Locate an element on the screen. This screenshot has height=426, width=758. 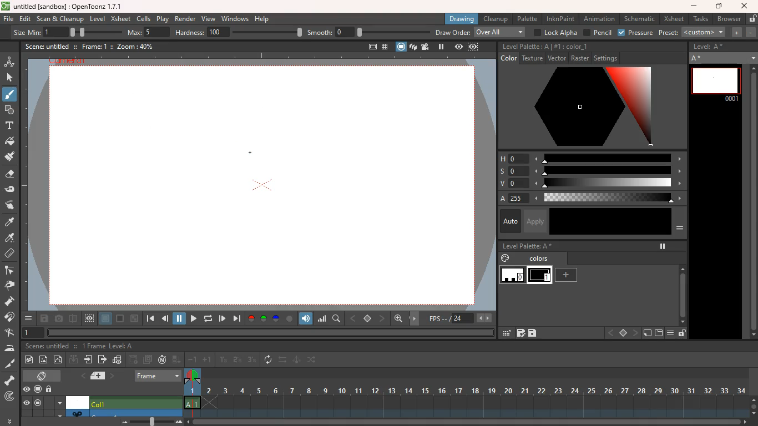
frames is located at coordinates (474, 392).